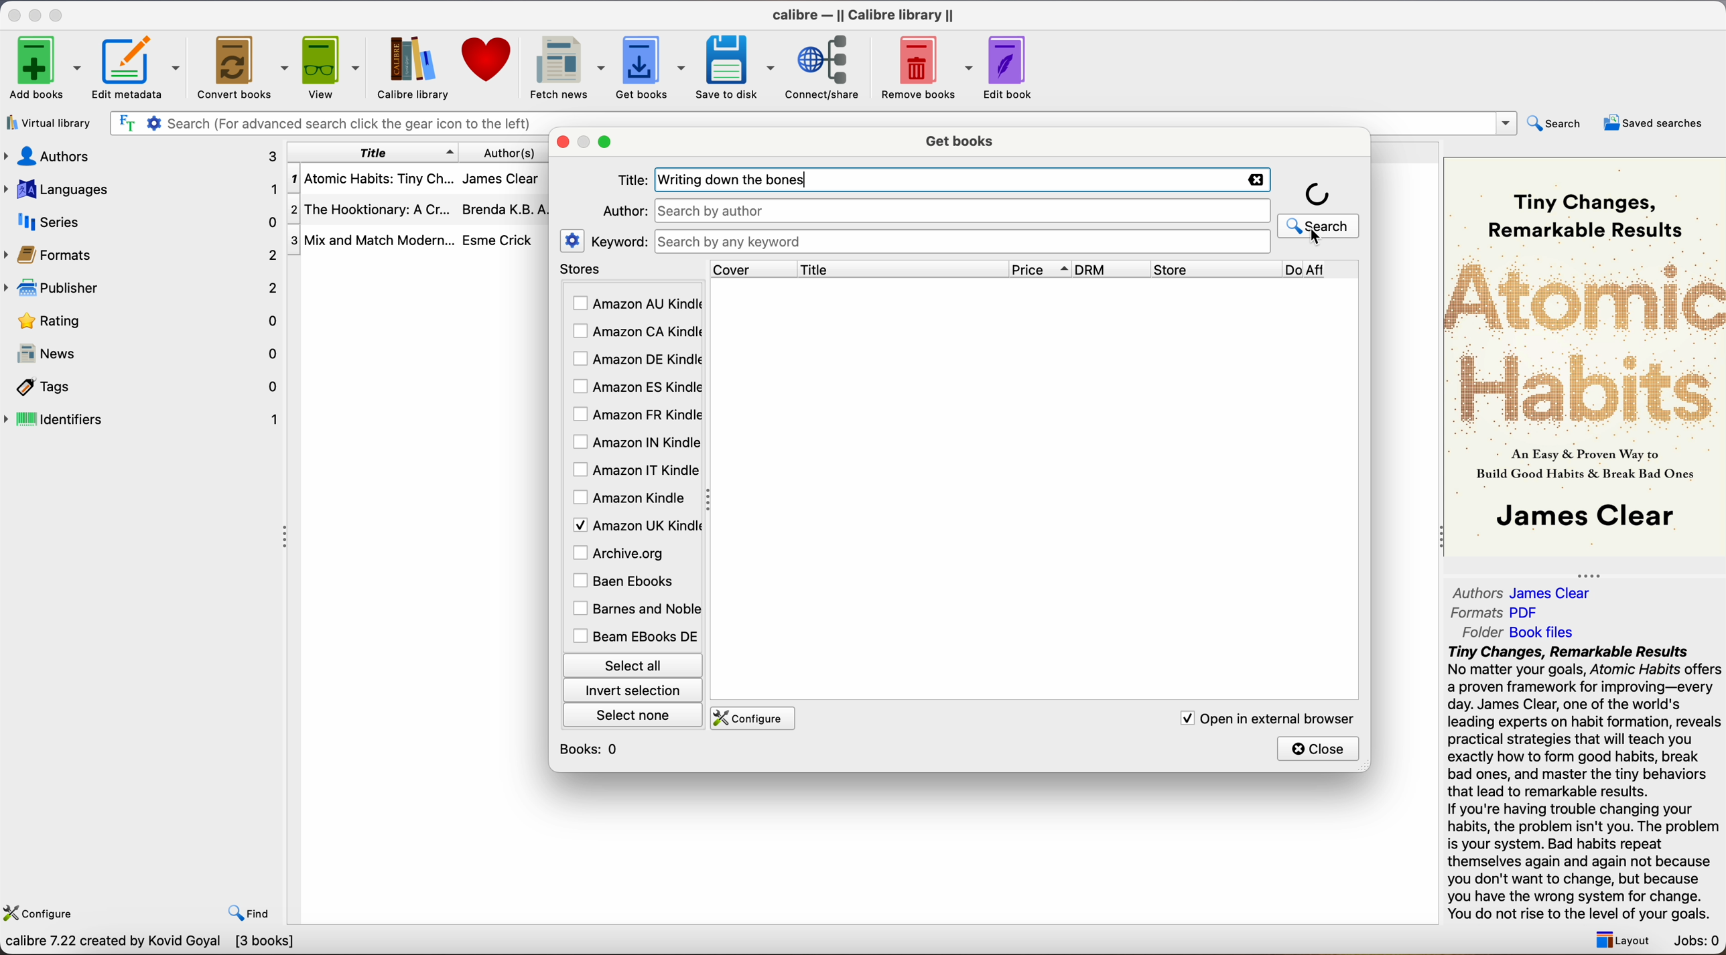 Image resolution: width=1726 pixels, height=955 pixels. Describe the element at coordinates (640, 66) in the screenshot. I see `click on get books` at that location.